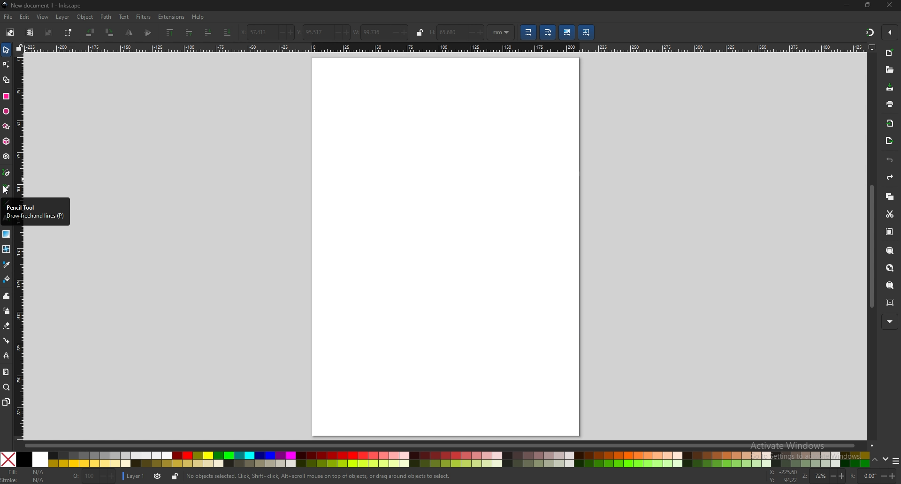 Image resolution: width=901 pixels, height=484 pixels. Describe the element at coordinates (68, 32) in the screenshot. I see `toggle selection box` at that location.